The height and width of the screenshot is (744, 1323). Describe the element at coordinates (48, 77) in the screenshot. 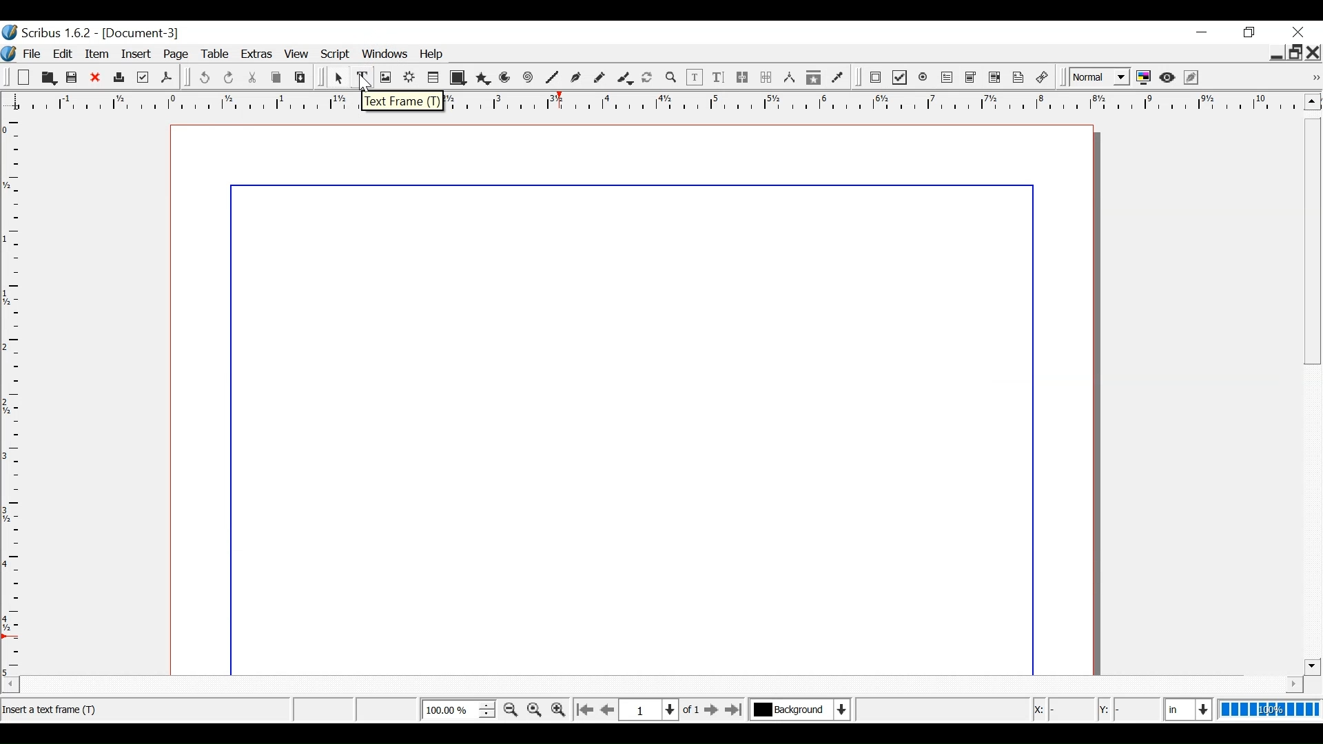

I see `Open` at that location.